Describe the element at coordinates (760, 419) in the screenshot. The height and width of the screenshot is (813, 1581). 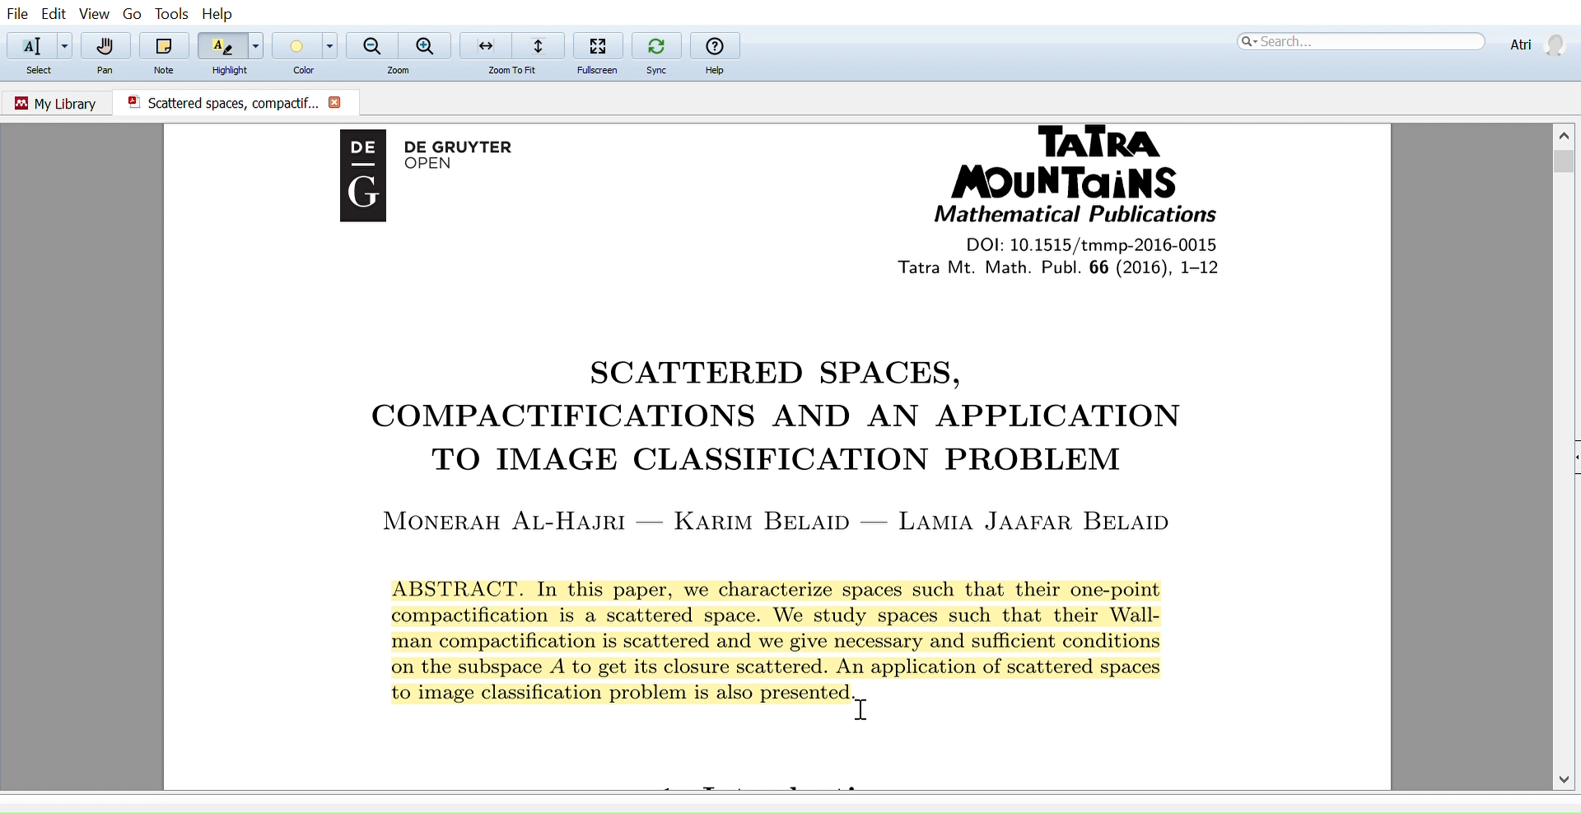
I see `COMPACTIFICATIONS AND AN APPLICATION` at that location.